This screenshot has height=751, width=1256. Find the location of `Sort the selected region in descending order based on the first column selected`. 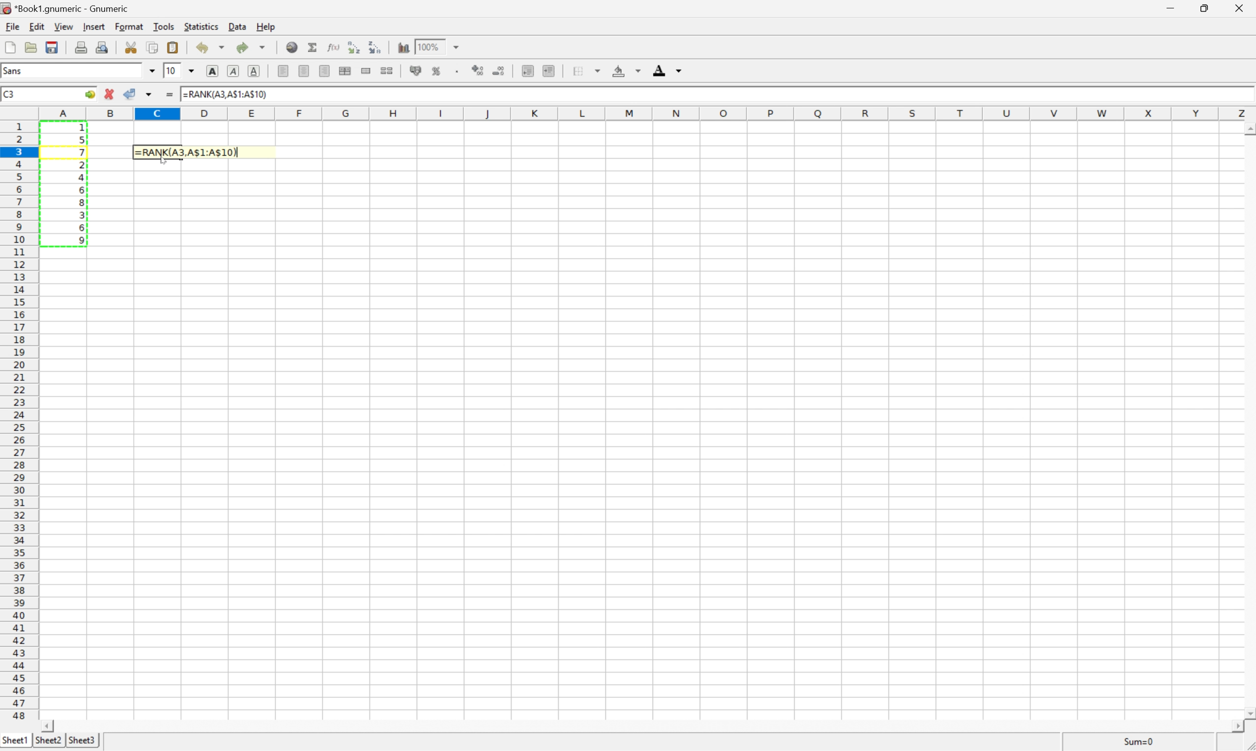

Sort the selected region in descending order based on the first column selected is located at coordinates (376, 48).